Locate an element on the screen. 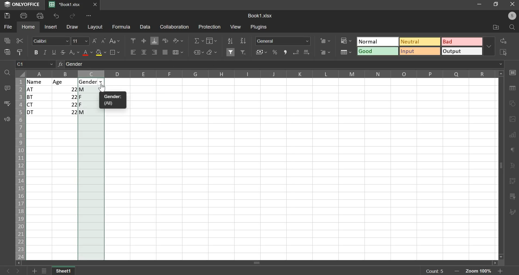  filter is located at coordinates (231, 51).